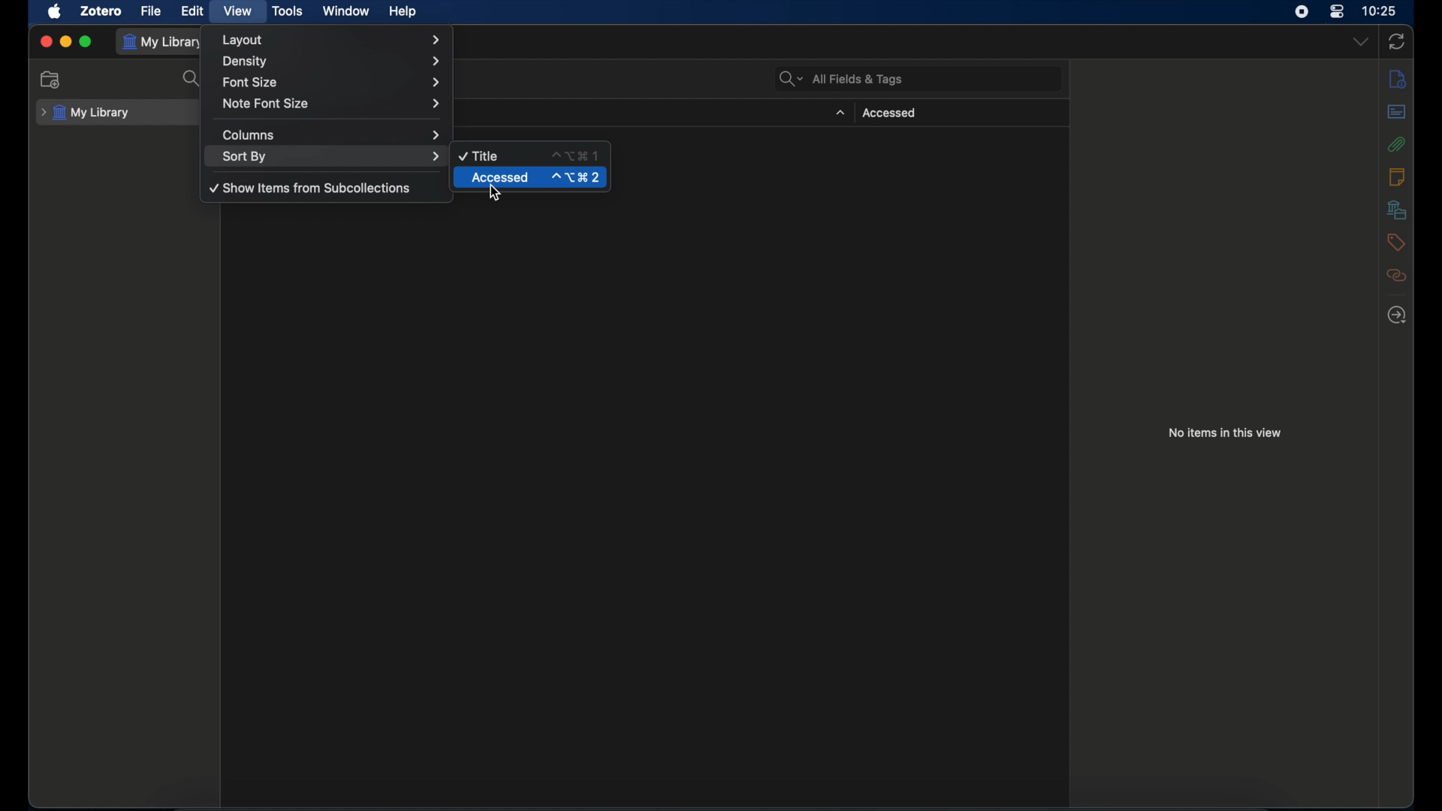 Image resolution: width=1442 pixels, height=811 pixels. What do you see at coordinates (403, 12) in the screenshot?
I see `help` at bounding box center [403, 12].